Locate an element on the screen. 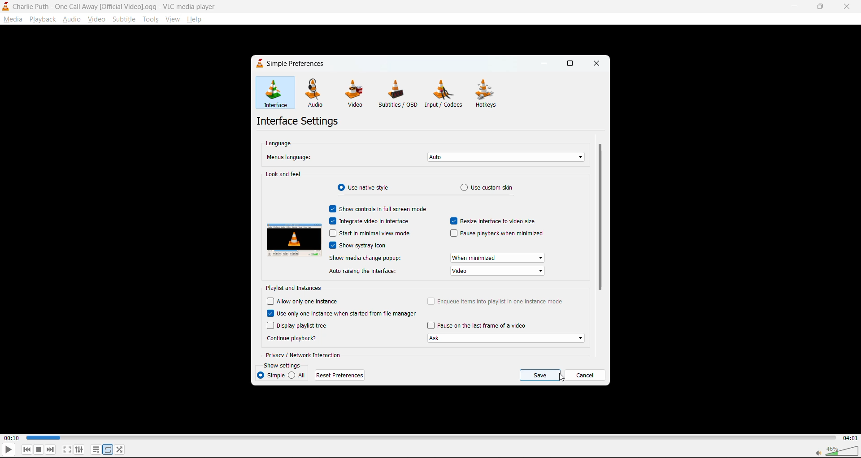 The width and height of the screenshot is (861, 458). integrate video in interface is located at coordinates (380, 220).